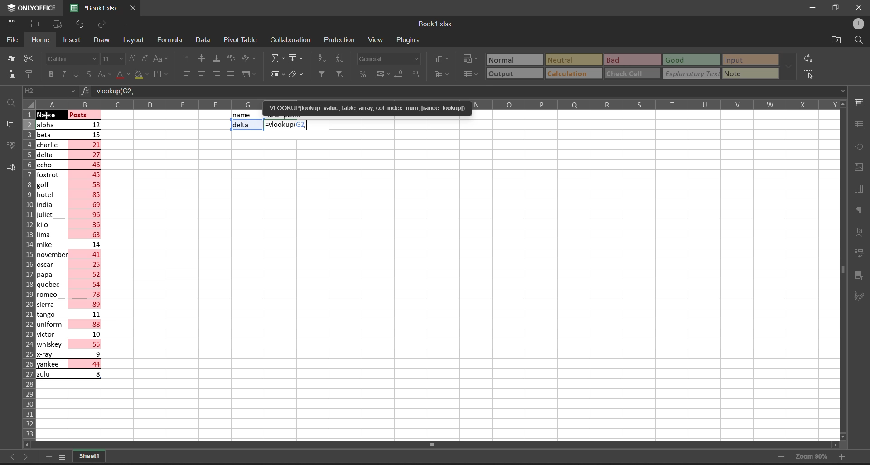  I want to click on font color, so click(122, 74).